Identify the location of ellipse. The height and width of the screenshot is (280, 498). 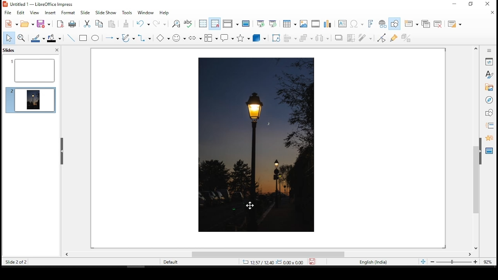
(96, 38).